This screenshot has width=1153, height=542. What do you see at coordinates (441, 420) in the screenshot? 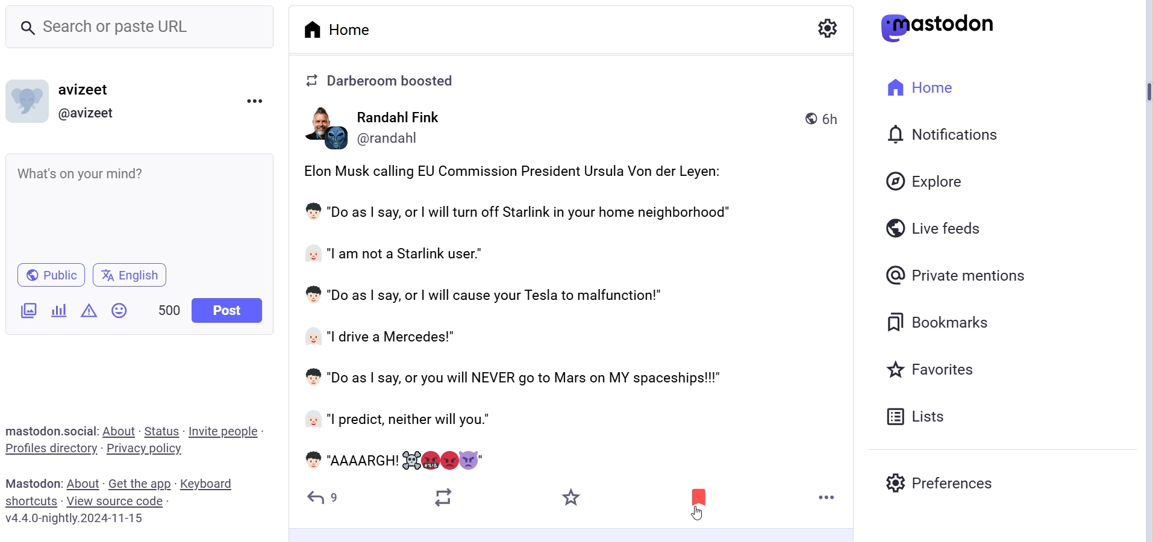
I see `"I predict, neither will you."` at bounding box center [441, 420].